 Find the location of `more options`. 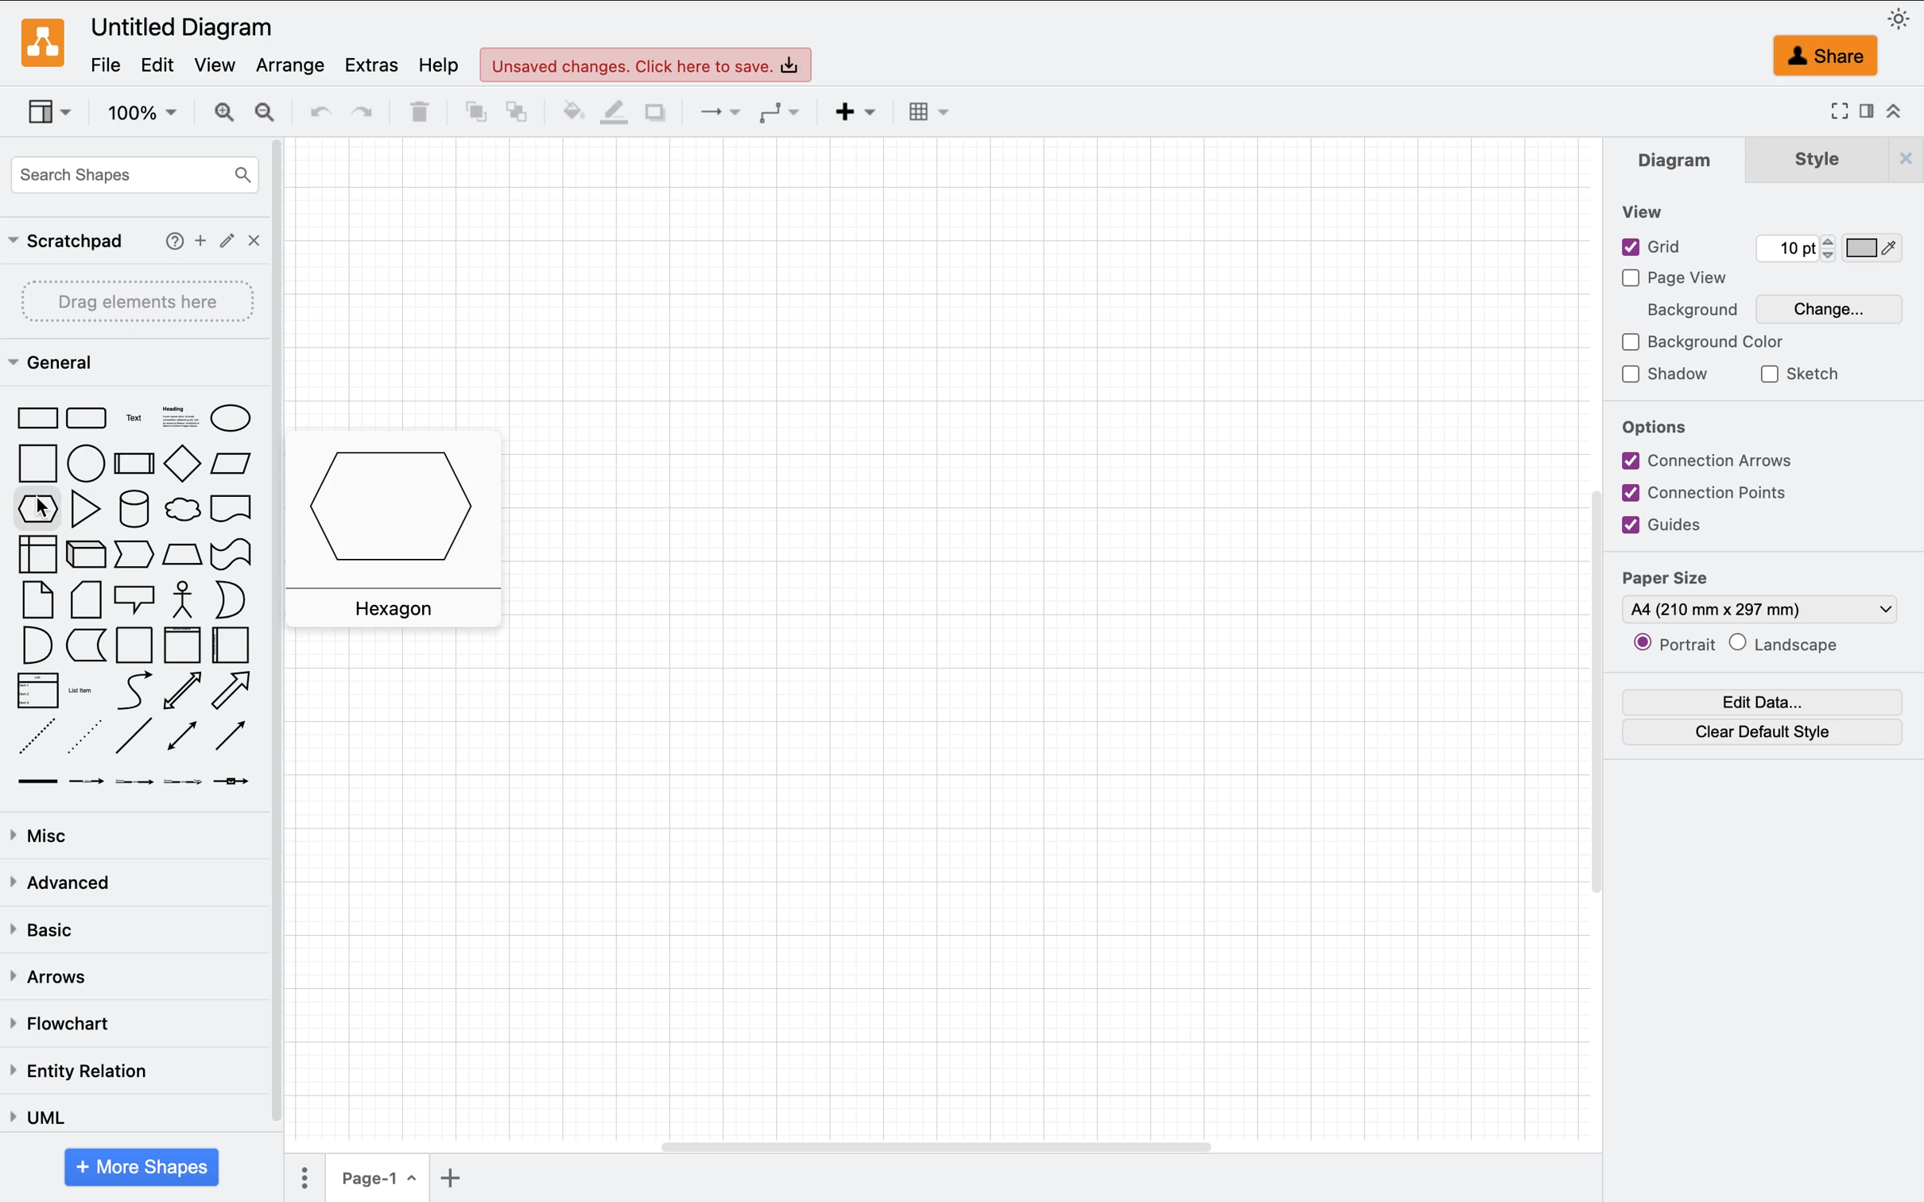

more options is located at coordinates (299, 1177).